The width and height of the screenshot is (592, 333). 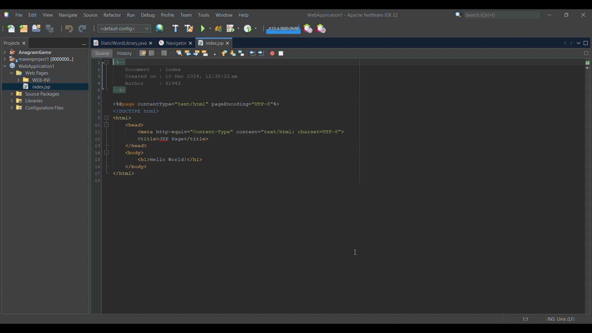 I want to click on Close tab, so click(x=228, y=43).